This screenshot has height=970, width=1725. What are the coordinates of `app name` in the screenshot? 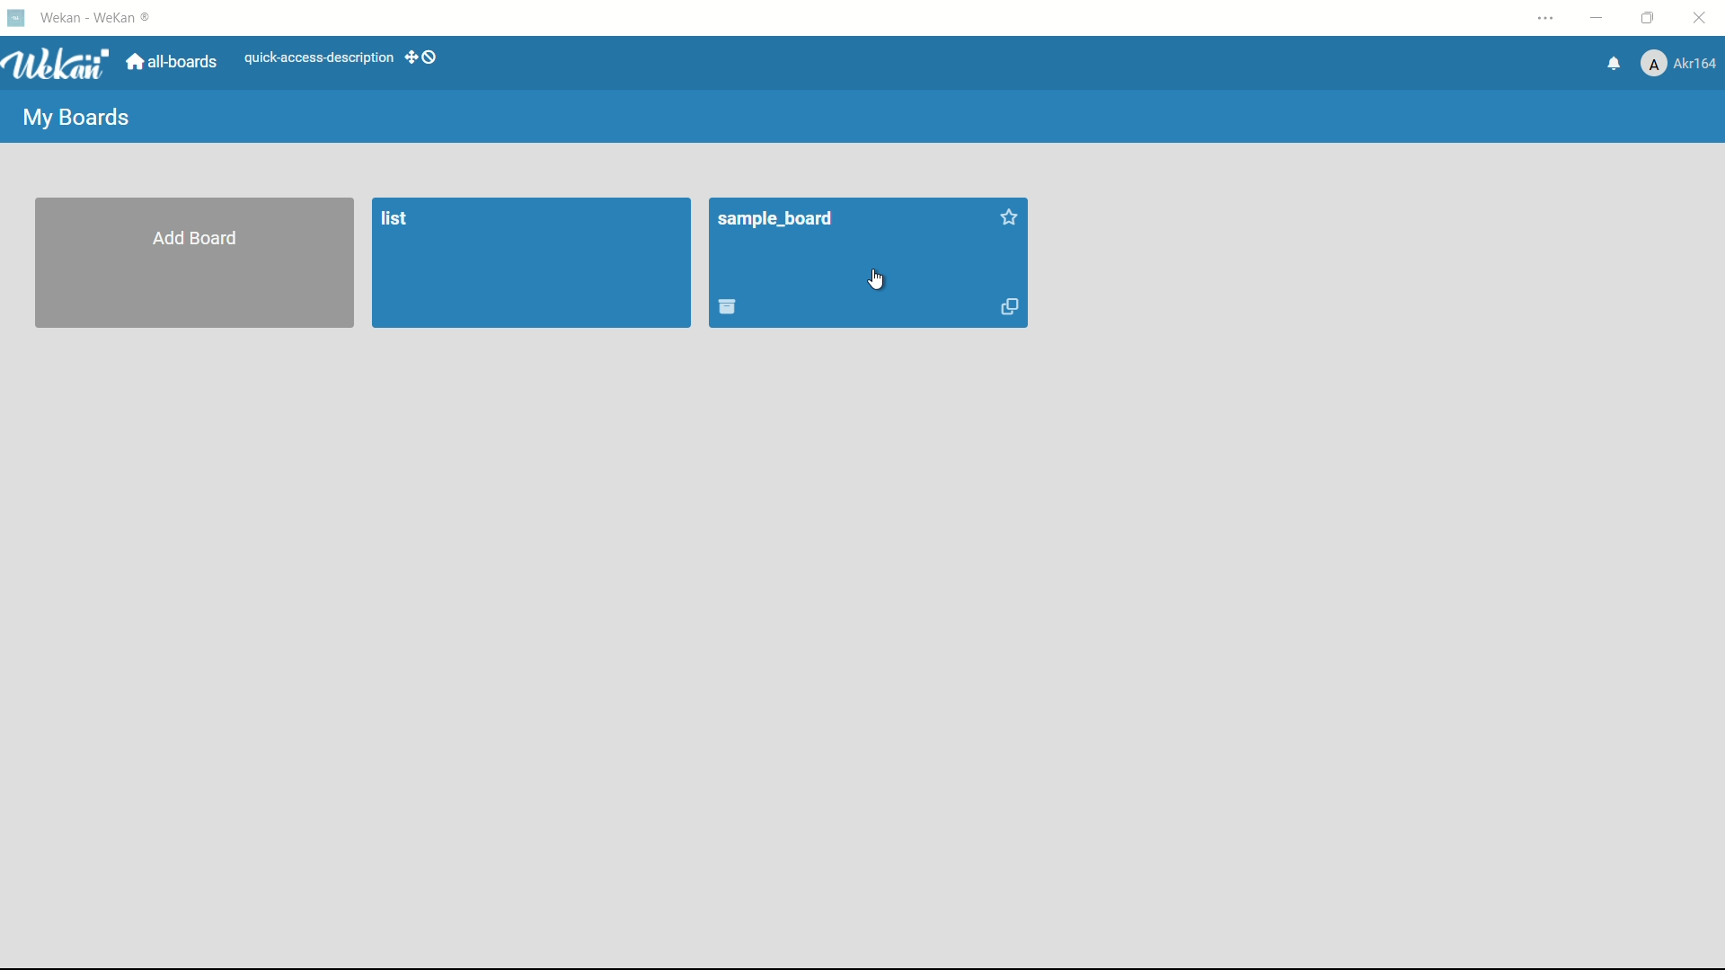 It's located at (94, 18).